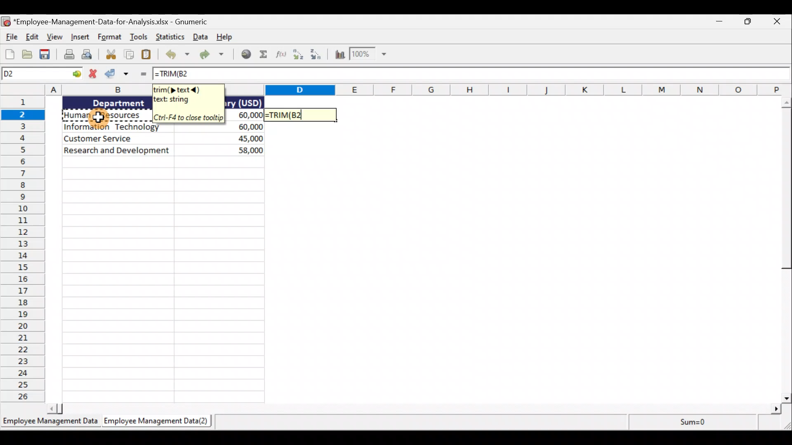 This screenshot has width=792, height=445. Describe the element at coordinates (143, 75) in the screenshot. I see `Enter Formula` at that location.